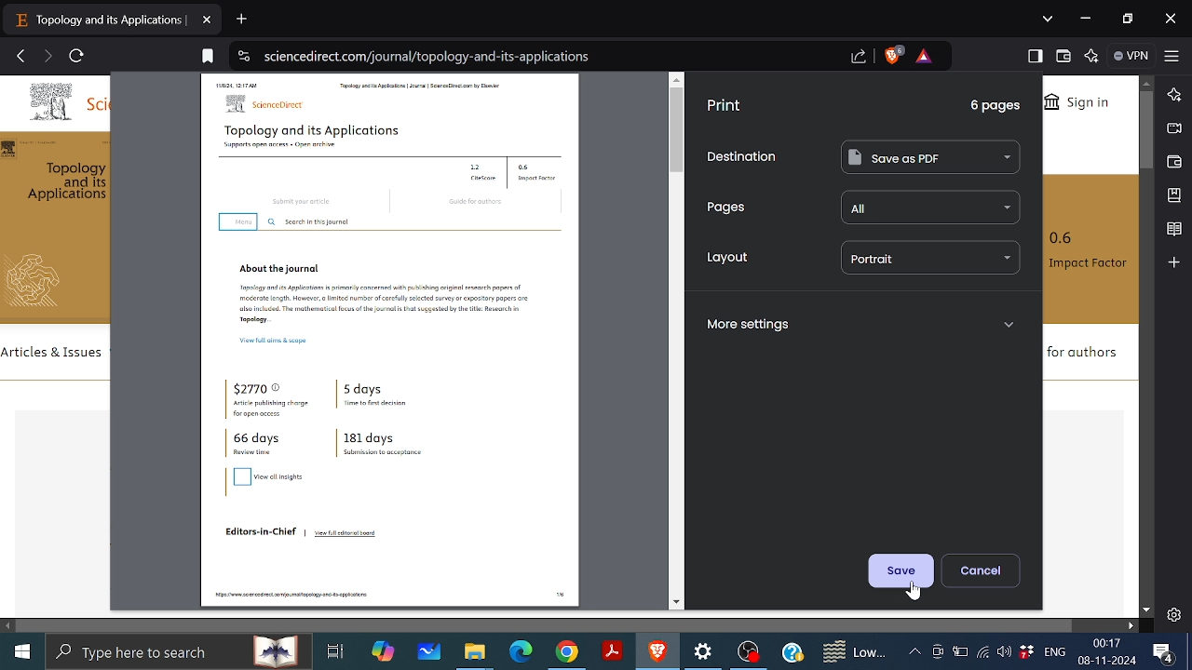 This screenshot has height=670, width=1192. What do you see at coordinates (1036, 56) in the screenshot?
I see `Show sidebar` at bounding box center [1036, 56].